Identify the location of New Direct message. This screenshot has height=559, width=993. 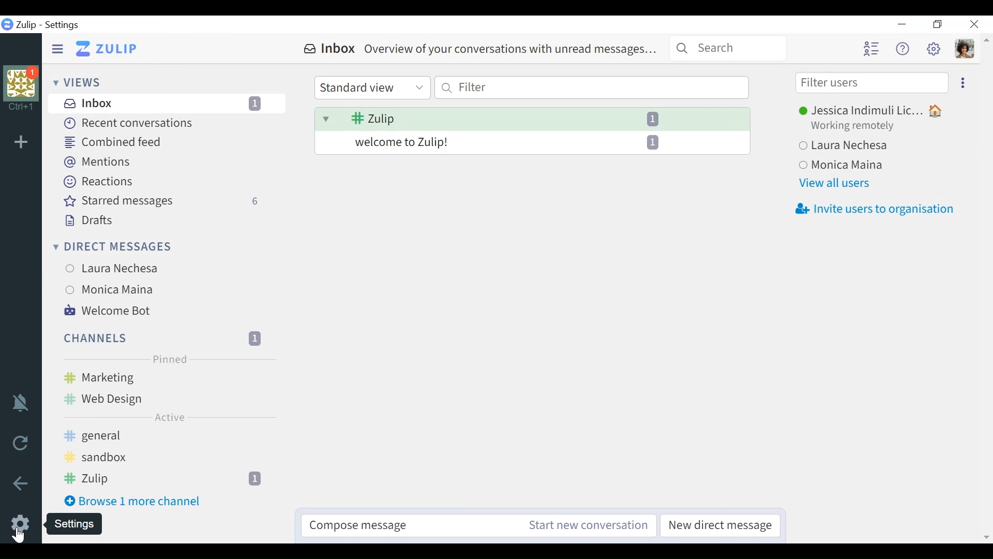
(717, 525).